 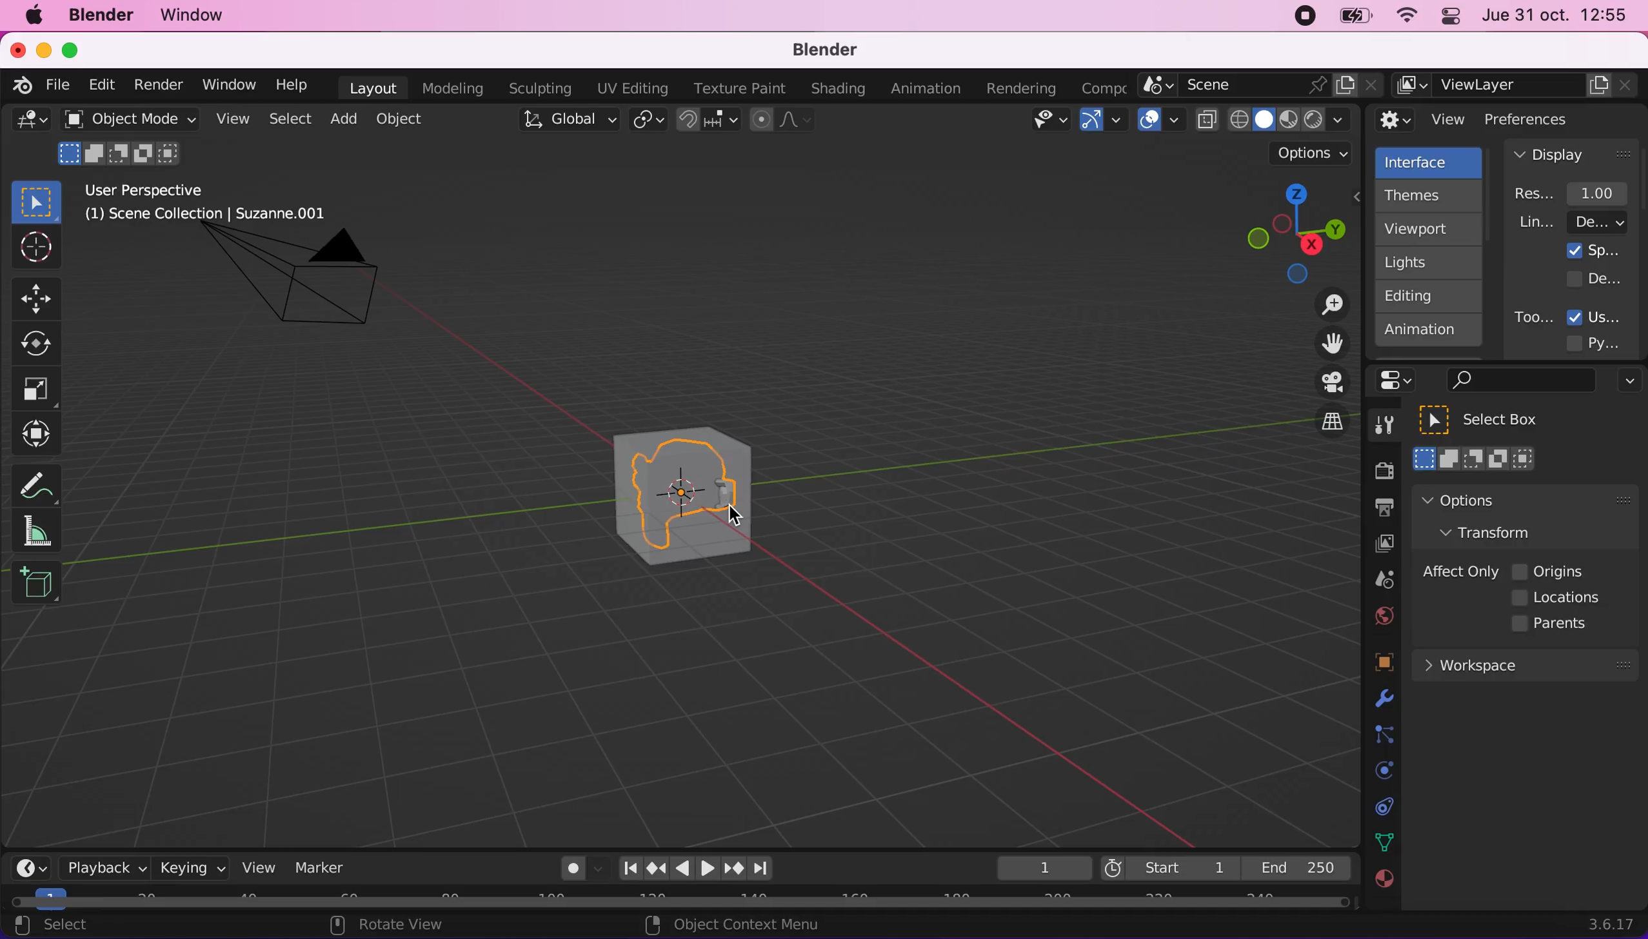 I want to click on jump to endpoint, so click(x=768, y=869).